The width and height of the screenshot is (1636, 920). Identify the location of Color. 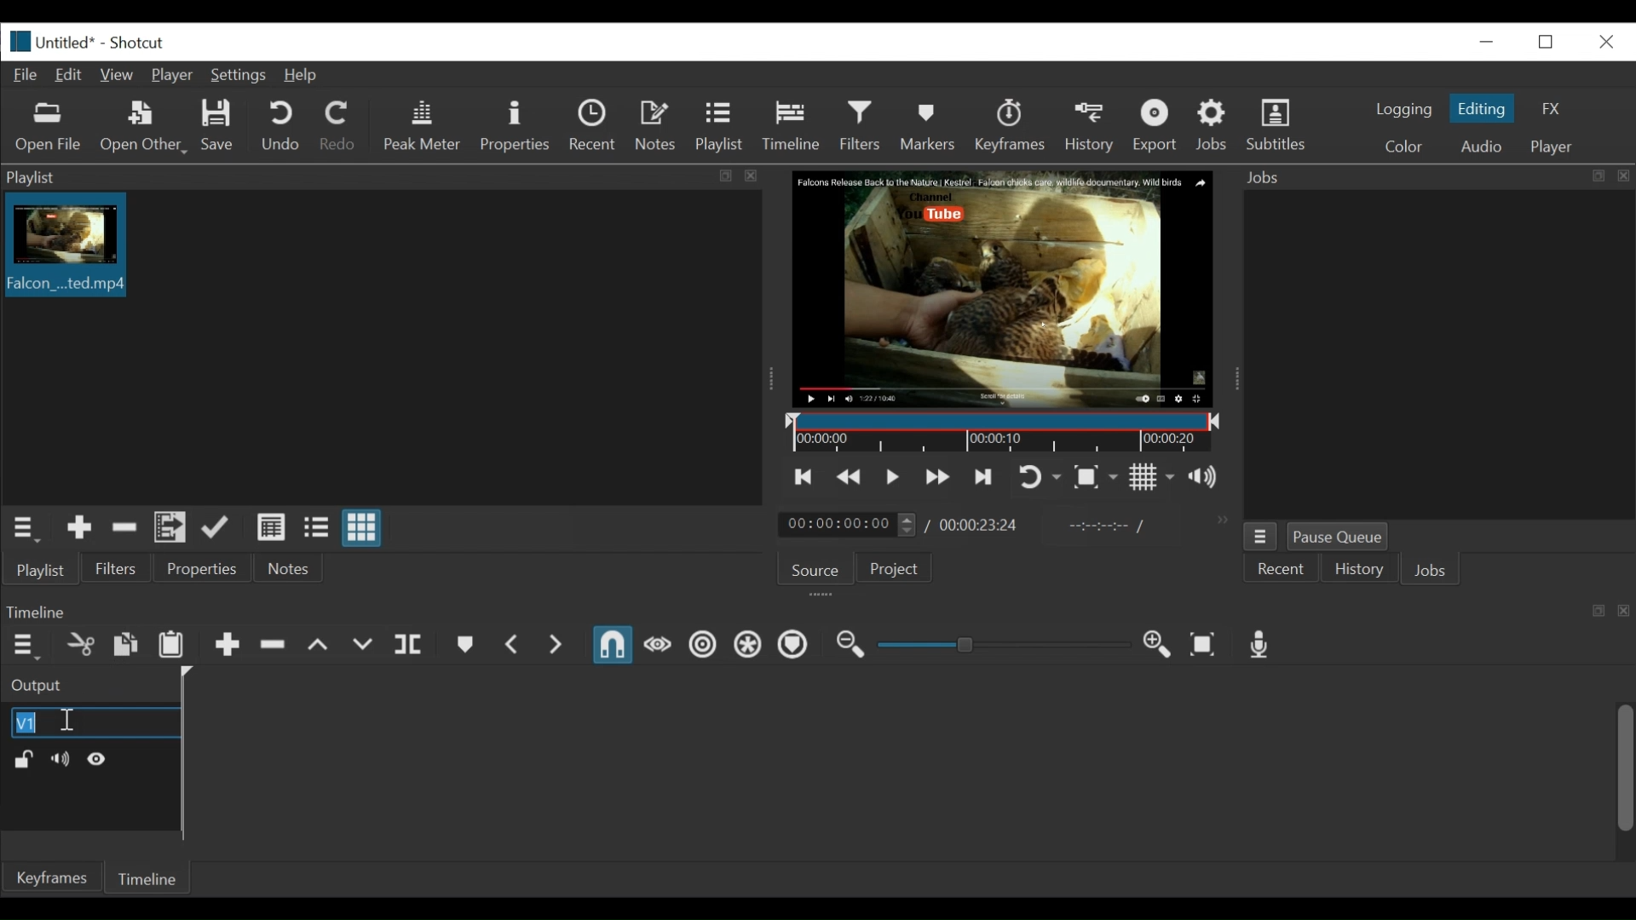
(1400, 146).